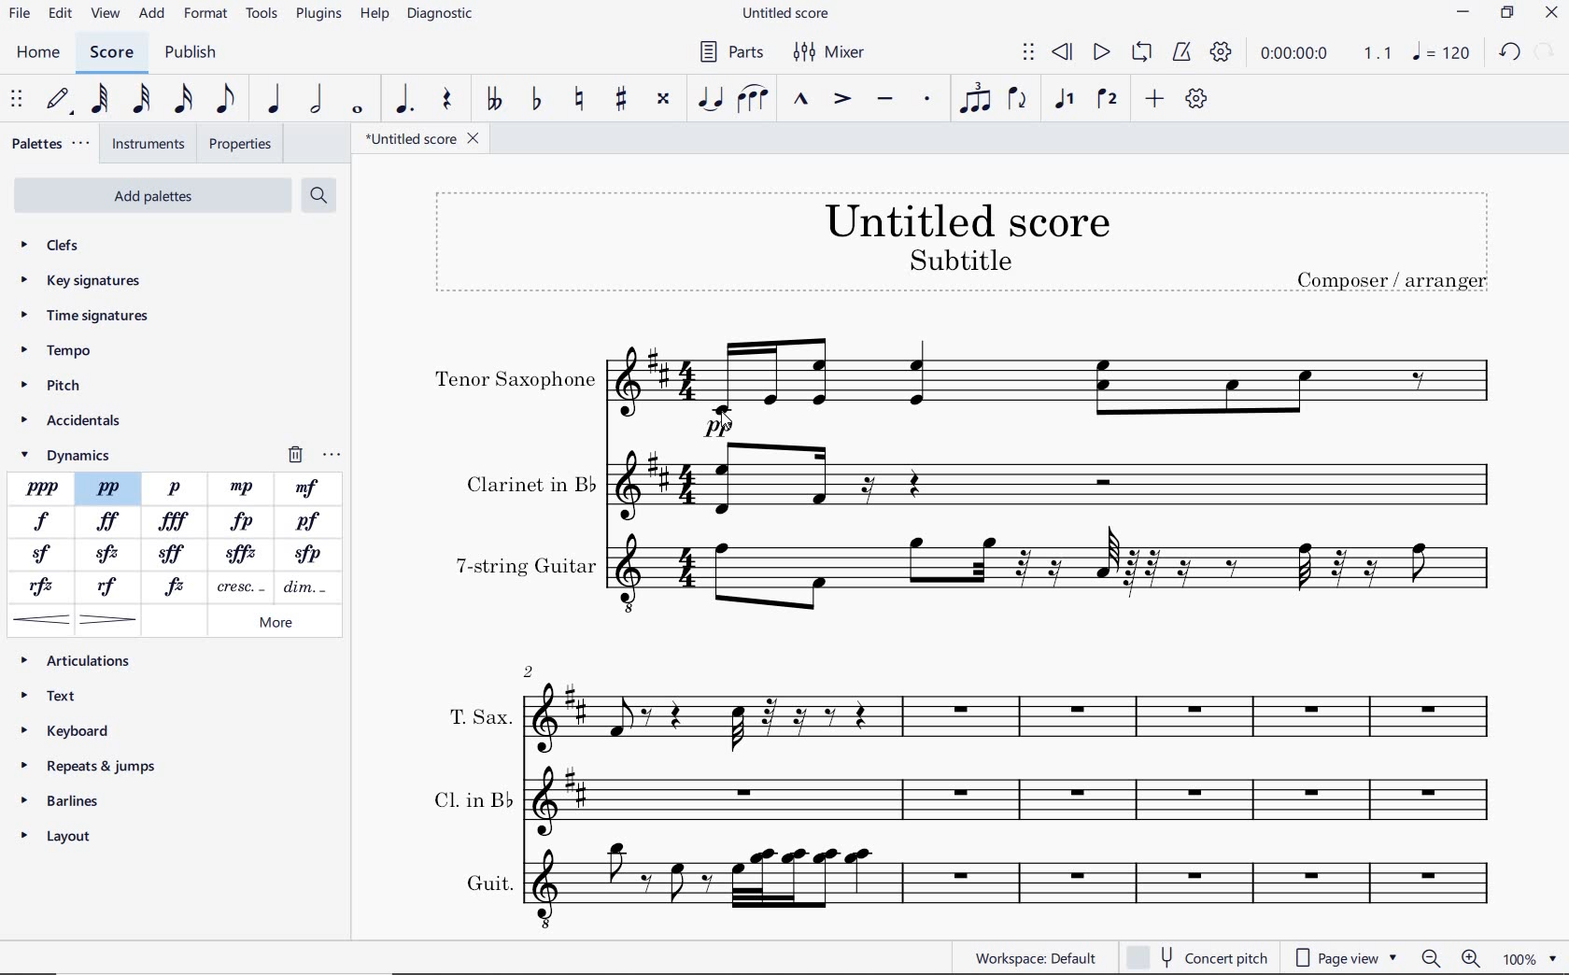  Describe the element at coordinates (1184, 53) in the screenshot. I see `METRONOME` at that location.